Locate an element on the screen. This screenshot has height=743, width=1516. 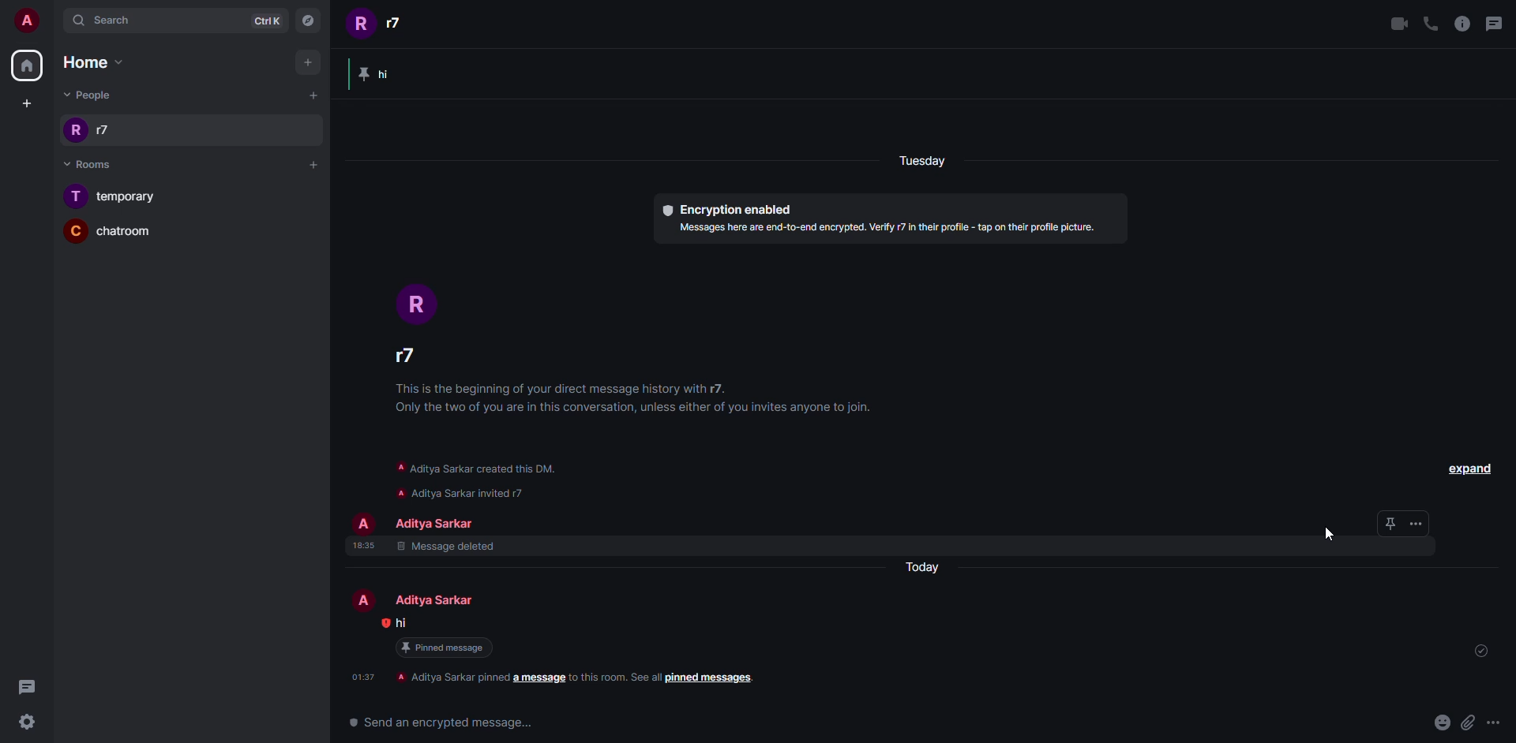
people is located at coordinates (436, 523).